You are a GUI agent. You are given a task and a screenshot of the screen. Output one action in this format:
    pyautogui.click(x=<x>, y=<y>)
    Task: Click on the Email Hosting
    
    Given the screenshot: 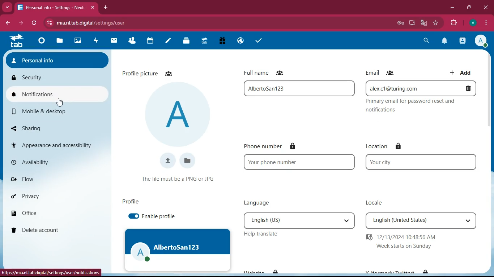 What is the action you would take?
    pyautogui.click(x=241, y=41)
    